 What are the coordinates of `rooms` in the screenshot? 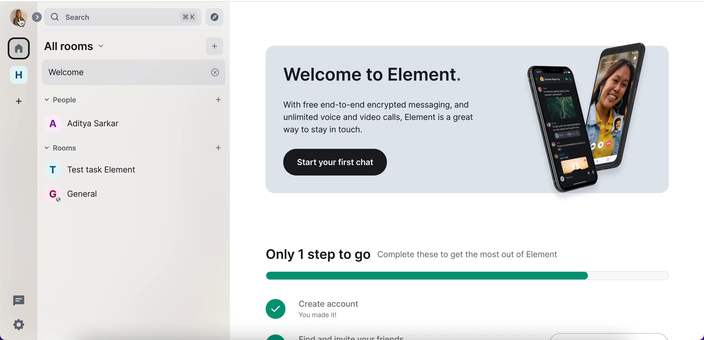 It's located at (111, 146).